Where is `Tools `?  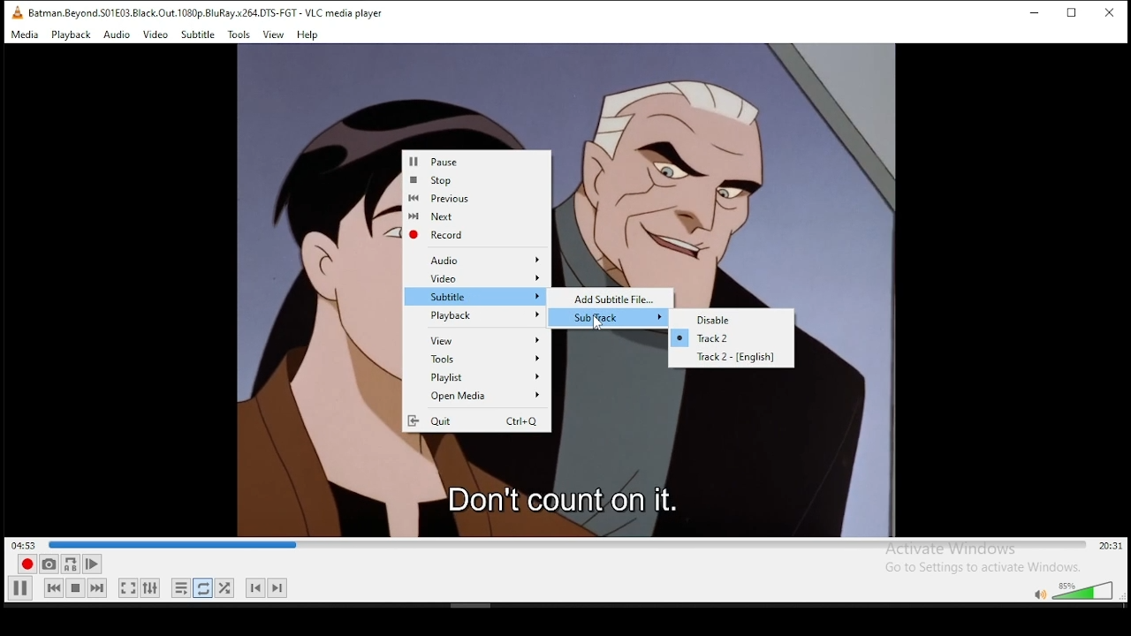
Tools  is located at coordinates (484, 360).